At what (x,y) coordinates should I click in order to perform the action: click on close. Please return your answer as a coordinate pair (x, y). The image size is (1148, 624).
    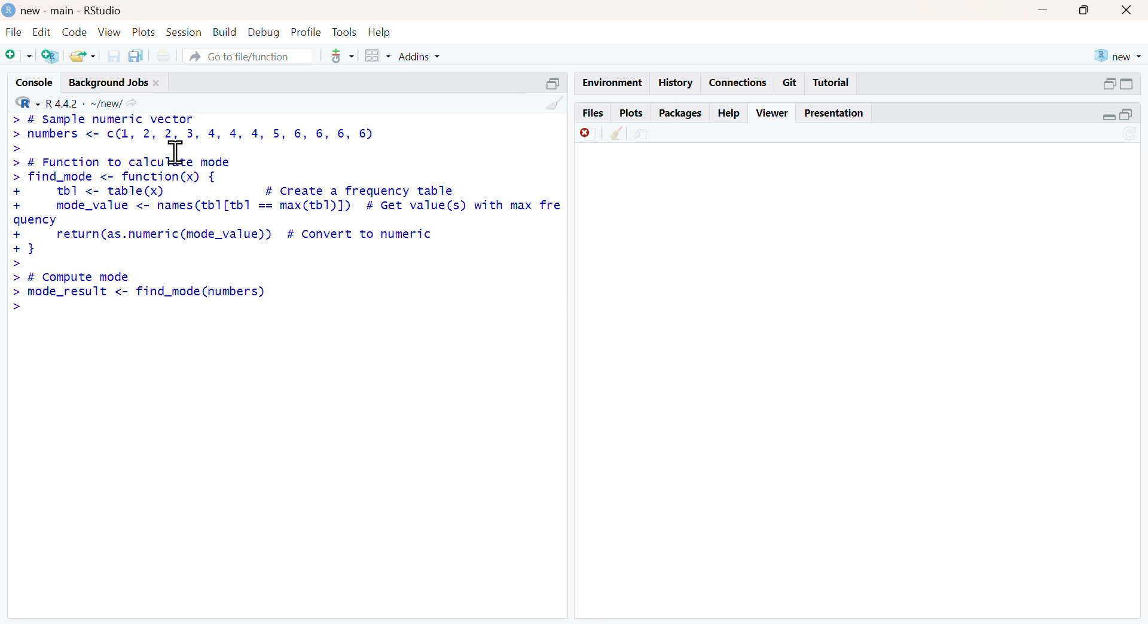
    Looking at the image, I should click on (1128, 10).